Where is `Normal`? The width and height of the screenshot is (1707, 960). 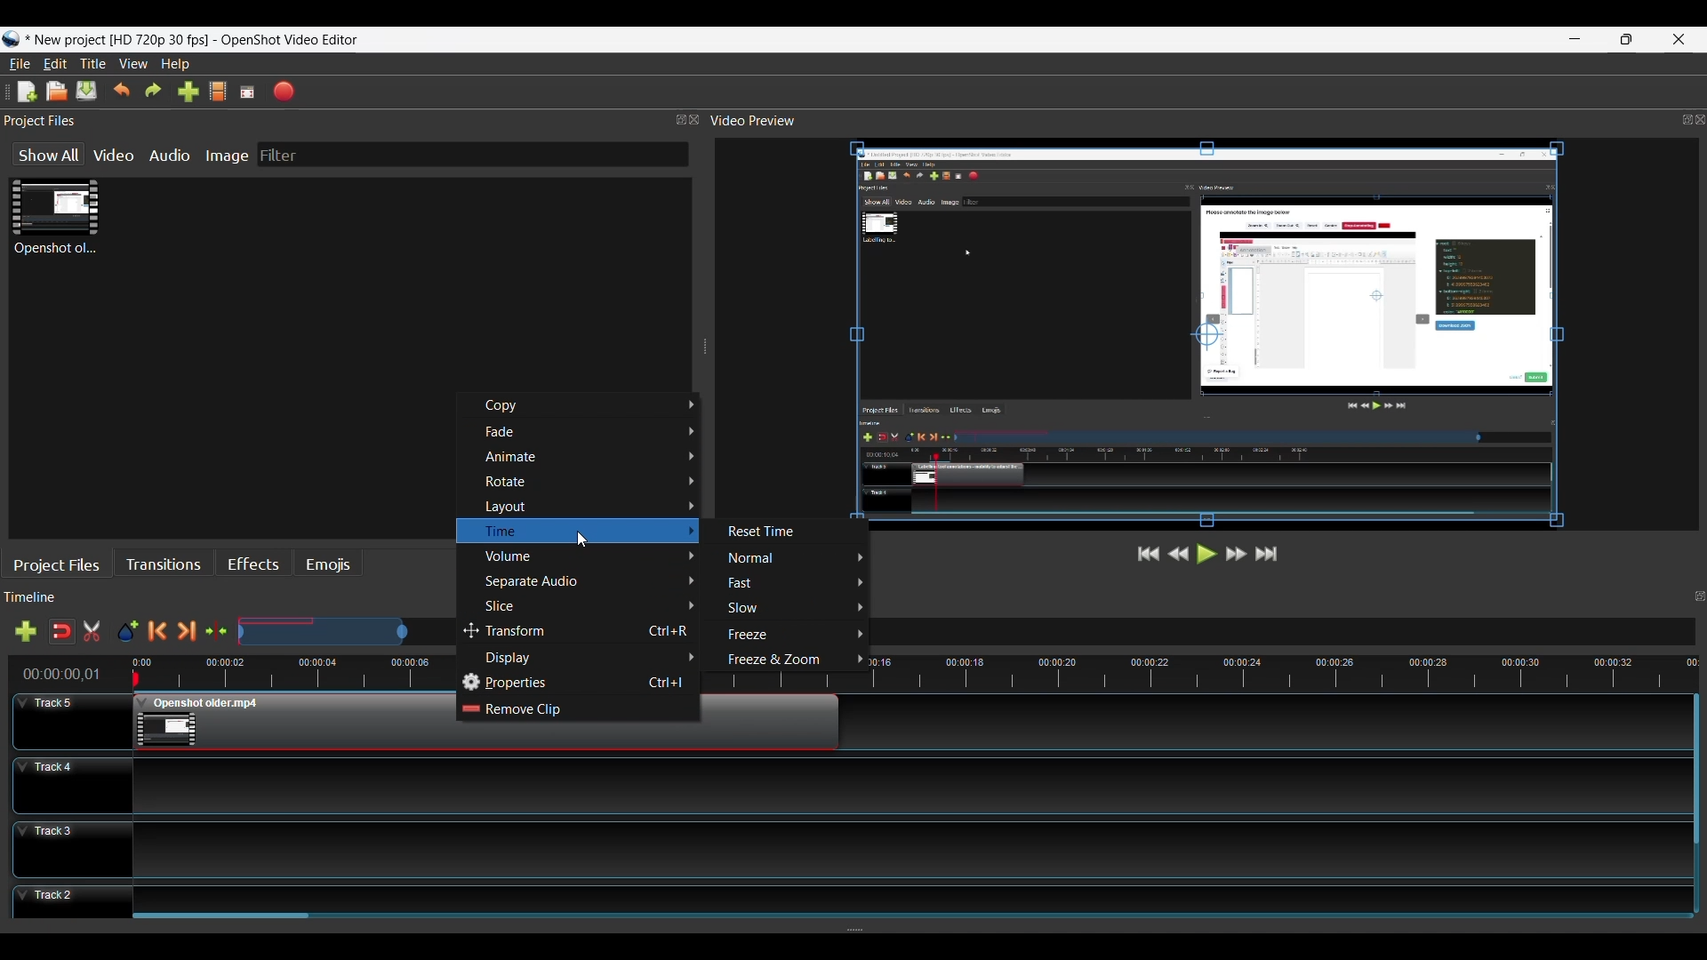
Normal is located at coordinates (793, 558).